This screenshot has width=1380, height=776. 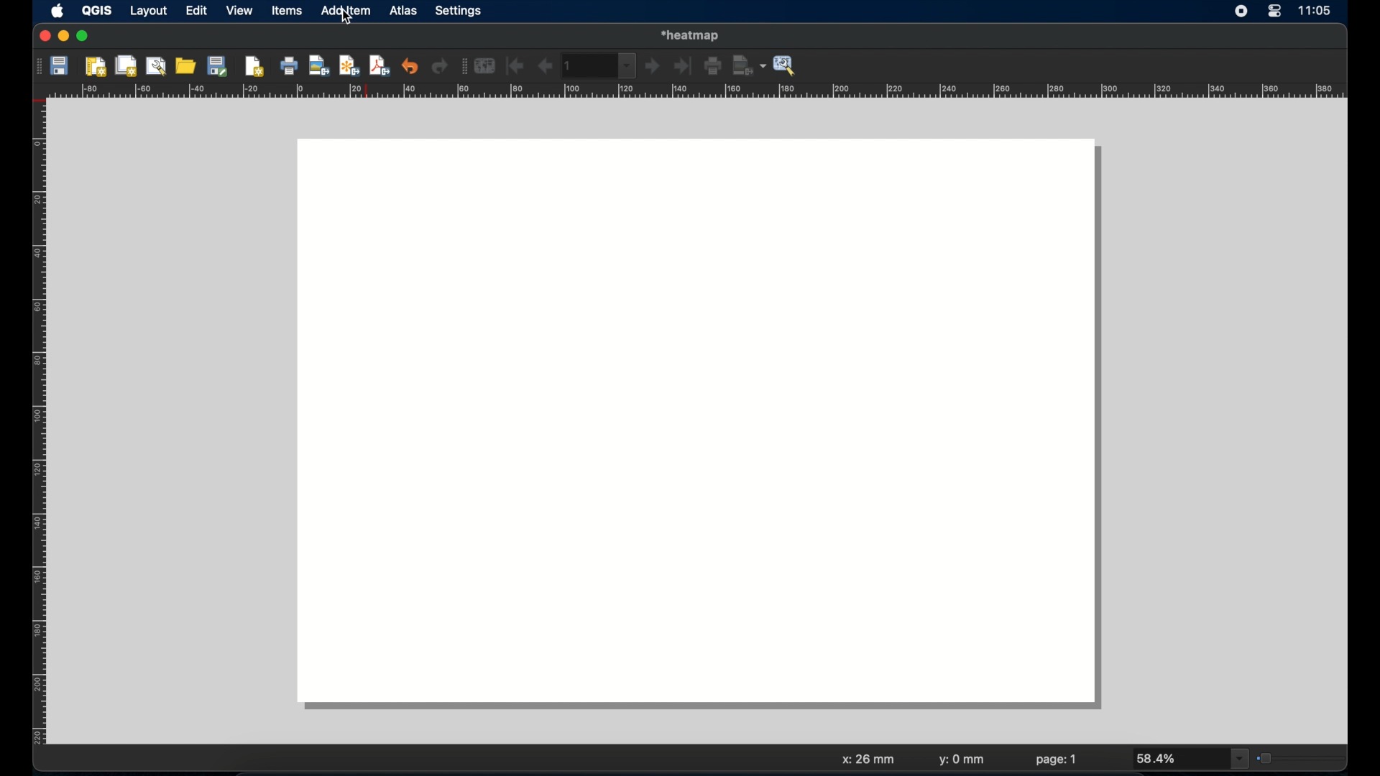 What do you see at coordinates (148, 12) in the screenshot?
I see `layout` at bounding box center [148, 12].